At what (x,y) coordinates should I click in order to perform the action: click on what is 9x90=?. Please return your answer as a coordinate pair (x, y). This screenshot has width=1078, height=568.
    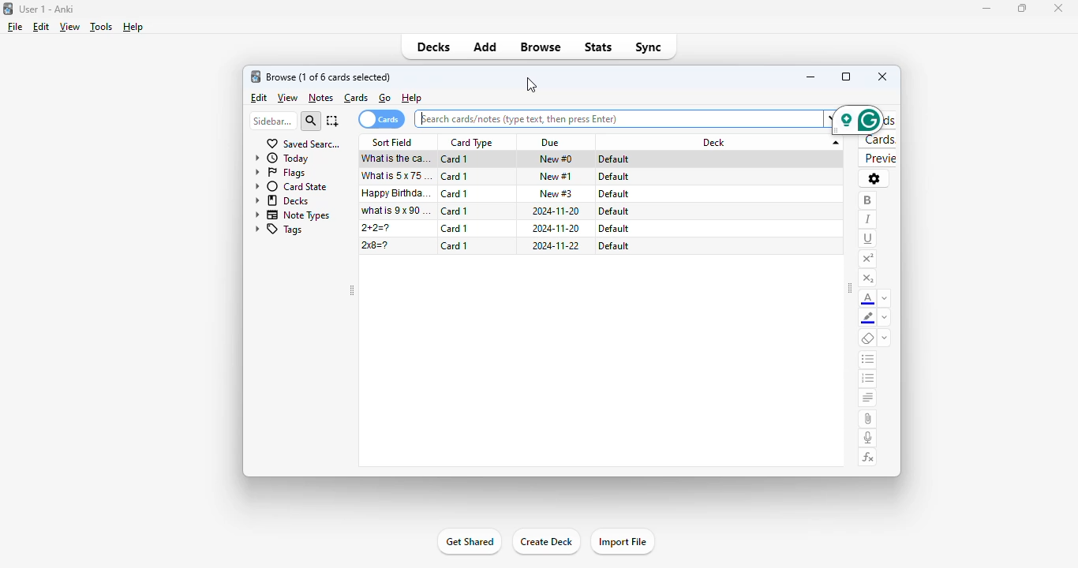
    Looking at the image, I should click on (396, 210).